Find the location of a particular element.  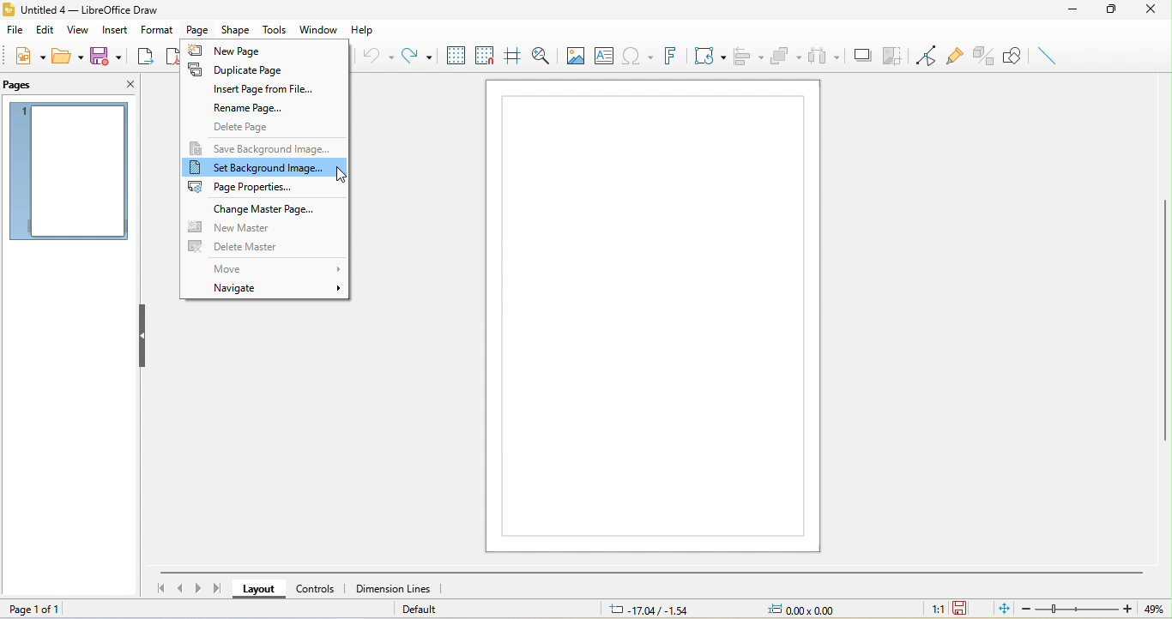

shape is located at coordinates (236, 30).